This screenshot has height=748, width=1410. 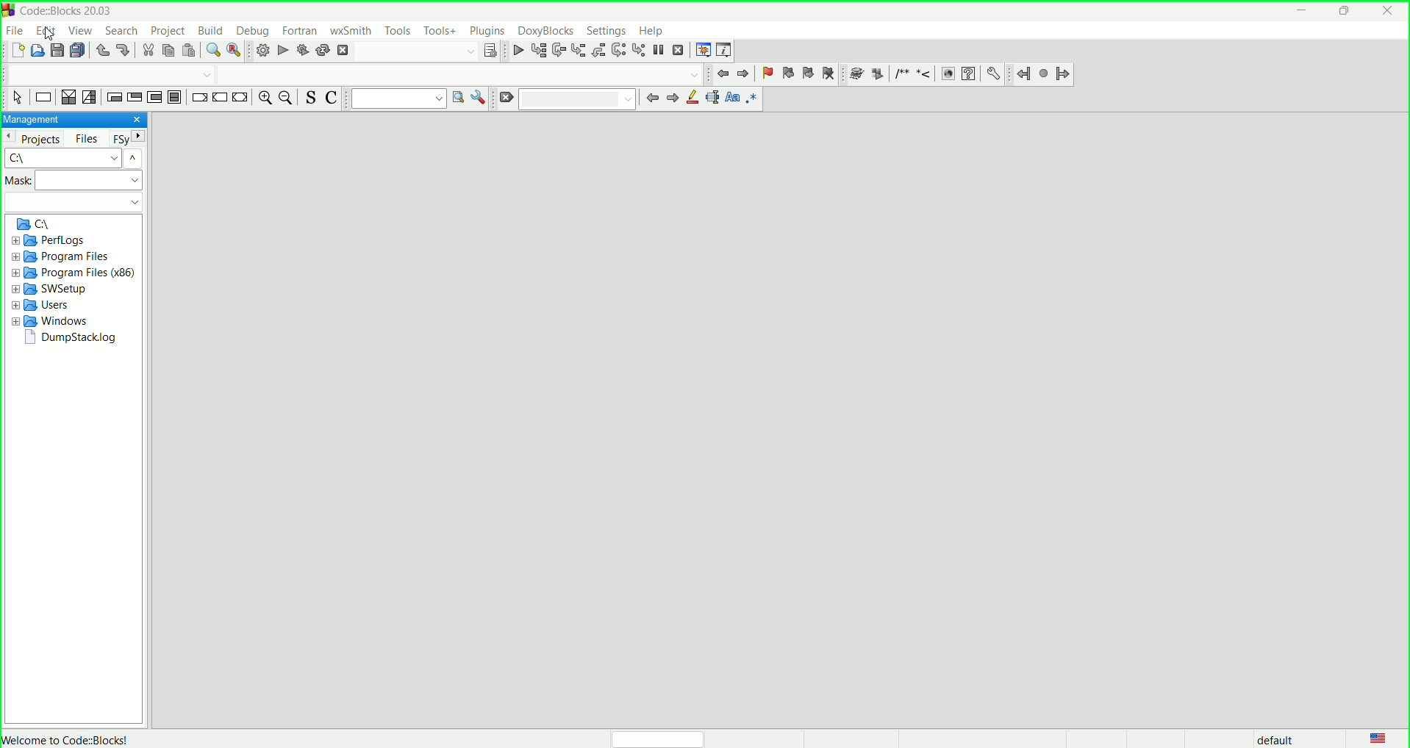 I want to click on text to search, so click(x=398, y=99).